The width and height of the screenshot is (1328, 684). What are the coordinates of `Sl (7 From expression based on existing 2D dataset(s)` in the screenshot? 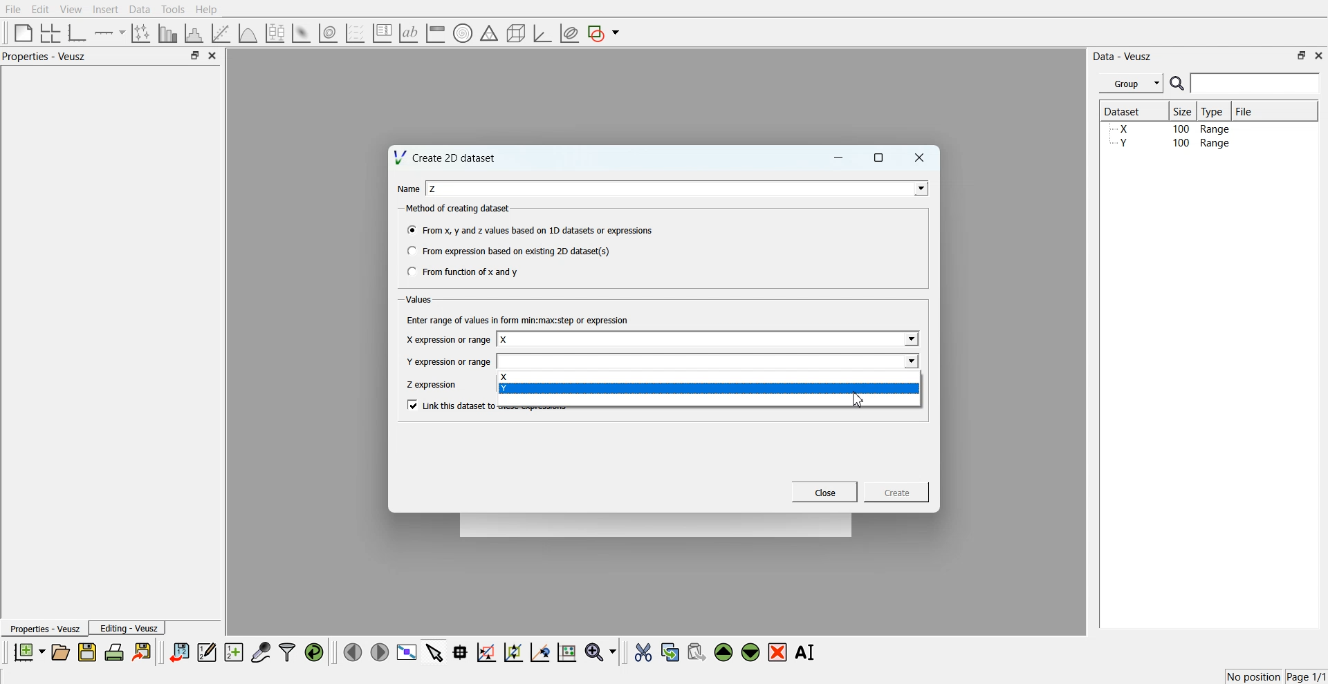 It's located at (508, 251).